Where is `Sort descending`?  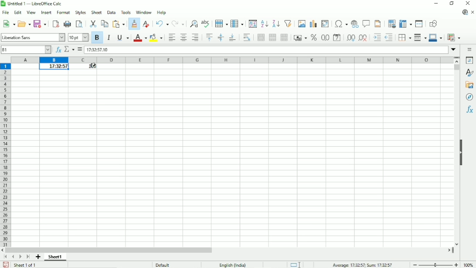 Sort descending is located at coordinates (276, 23).